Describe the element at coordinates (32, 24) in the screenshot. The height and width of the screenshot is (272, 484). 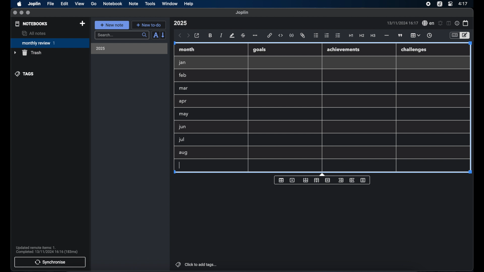
I see `notebooks` at that location.